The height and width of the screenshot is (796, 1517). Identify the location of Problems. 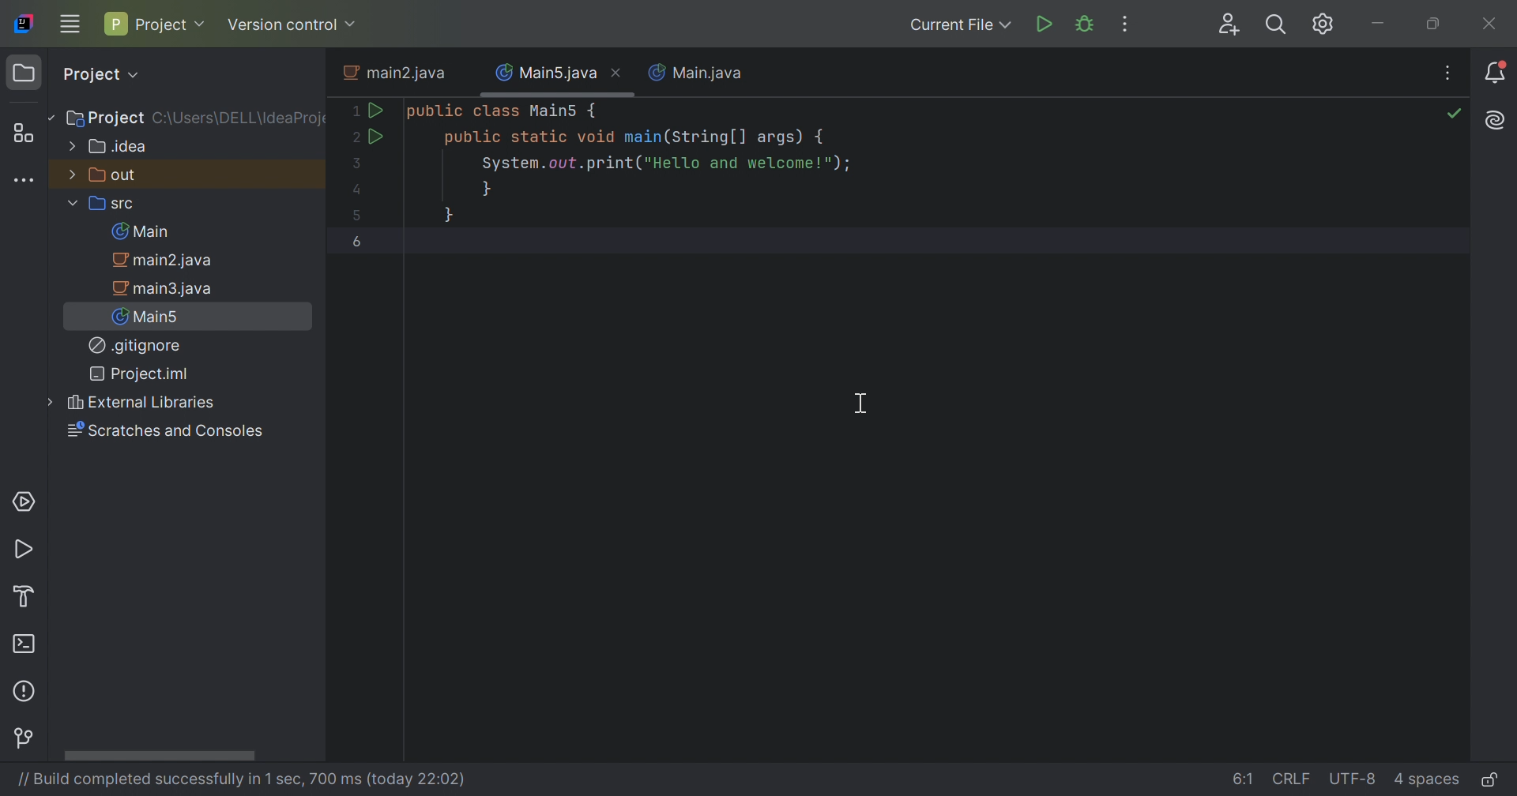
(27, 689).